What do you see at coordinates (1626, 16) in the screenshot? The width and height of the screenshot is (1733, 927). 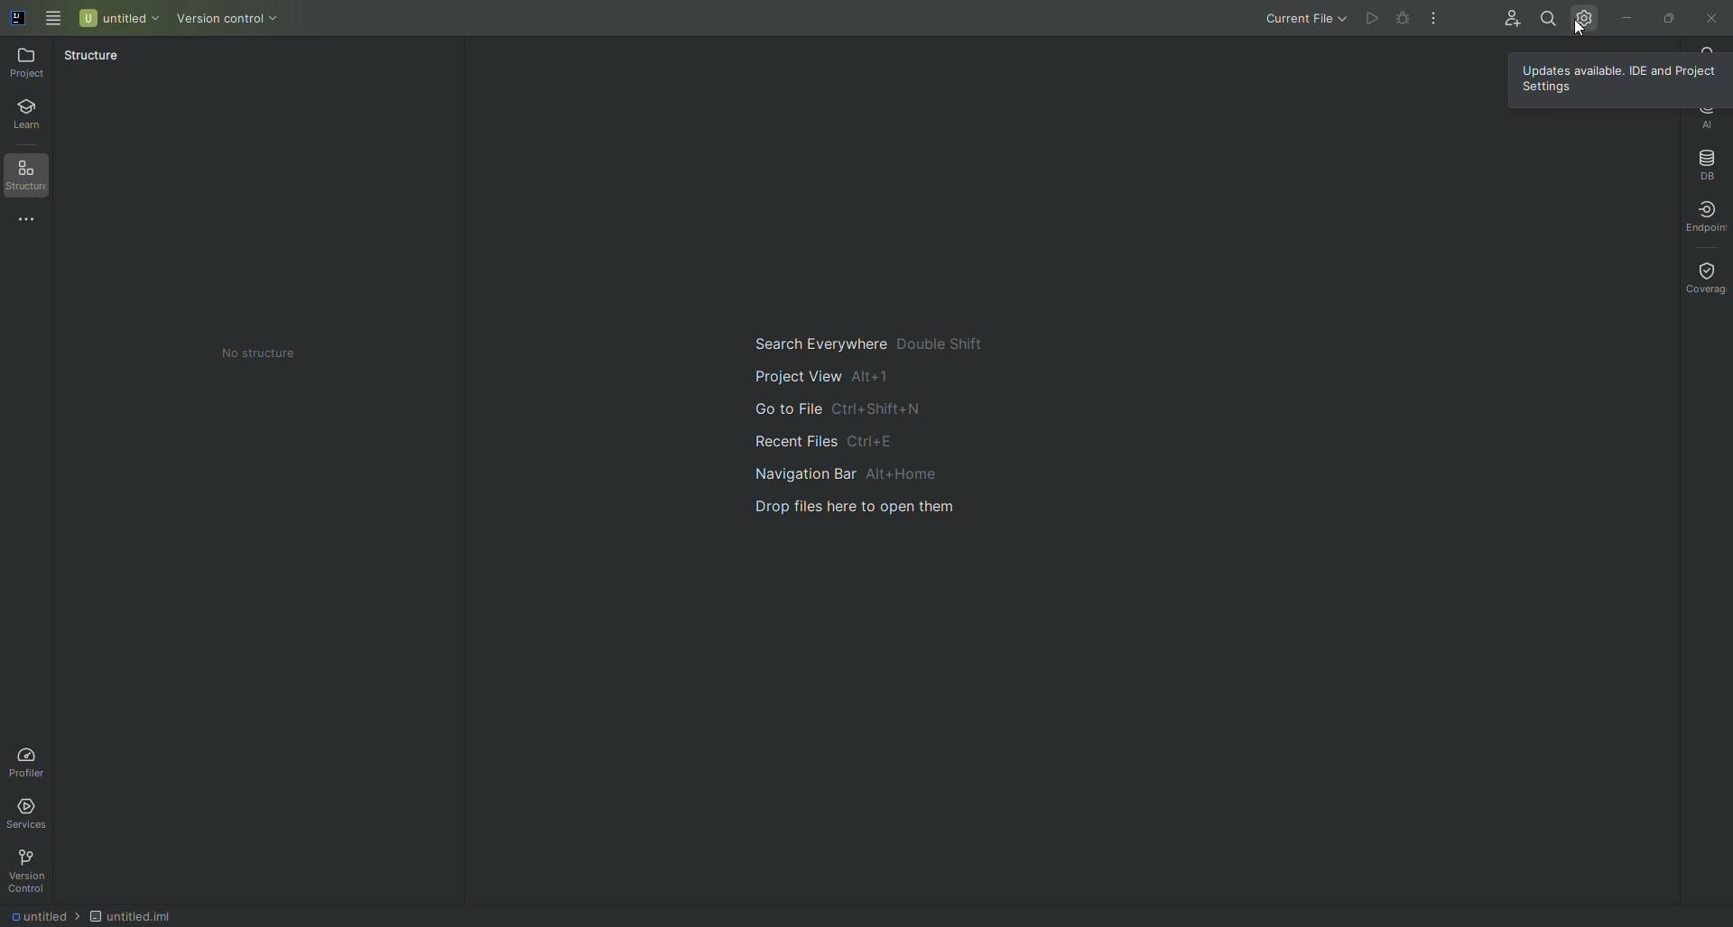 I see `Minimize` at bounding box center [1626, 16].